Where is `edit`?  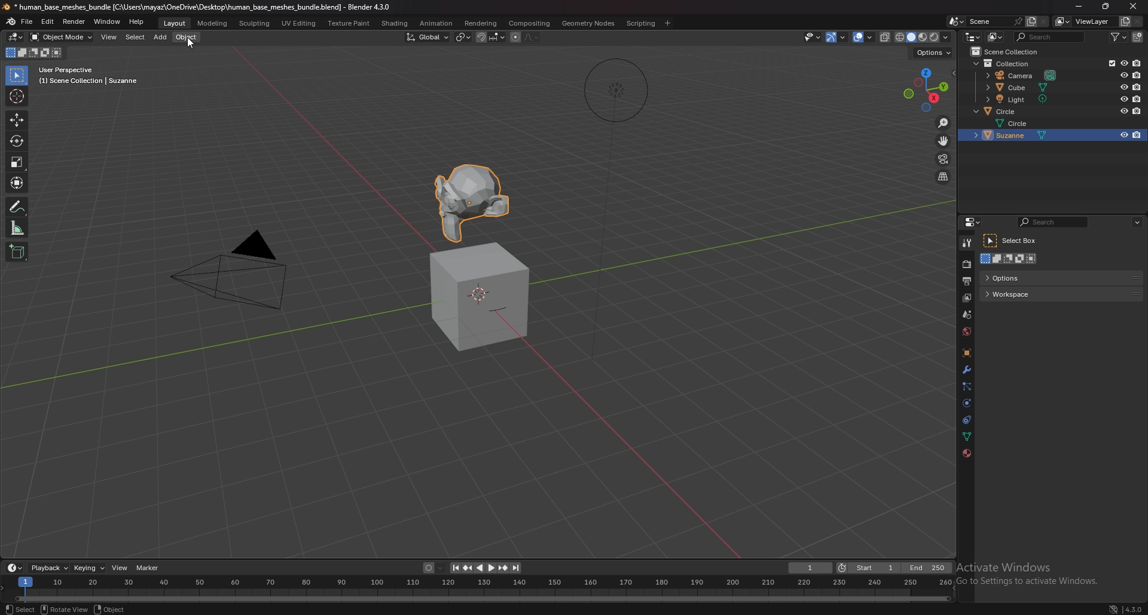 edit is located at coordinates (47, 21).